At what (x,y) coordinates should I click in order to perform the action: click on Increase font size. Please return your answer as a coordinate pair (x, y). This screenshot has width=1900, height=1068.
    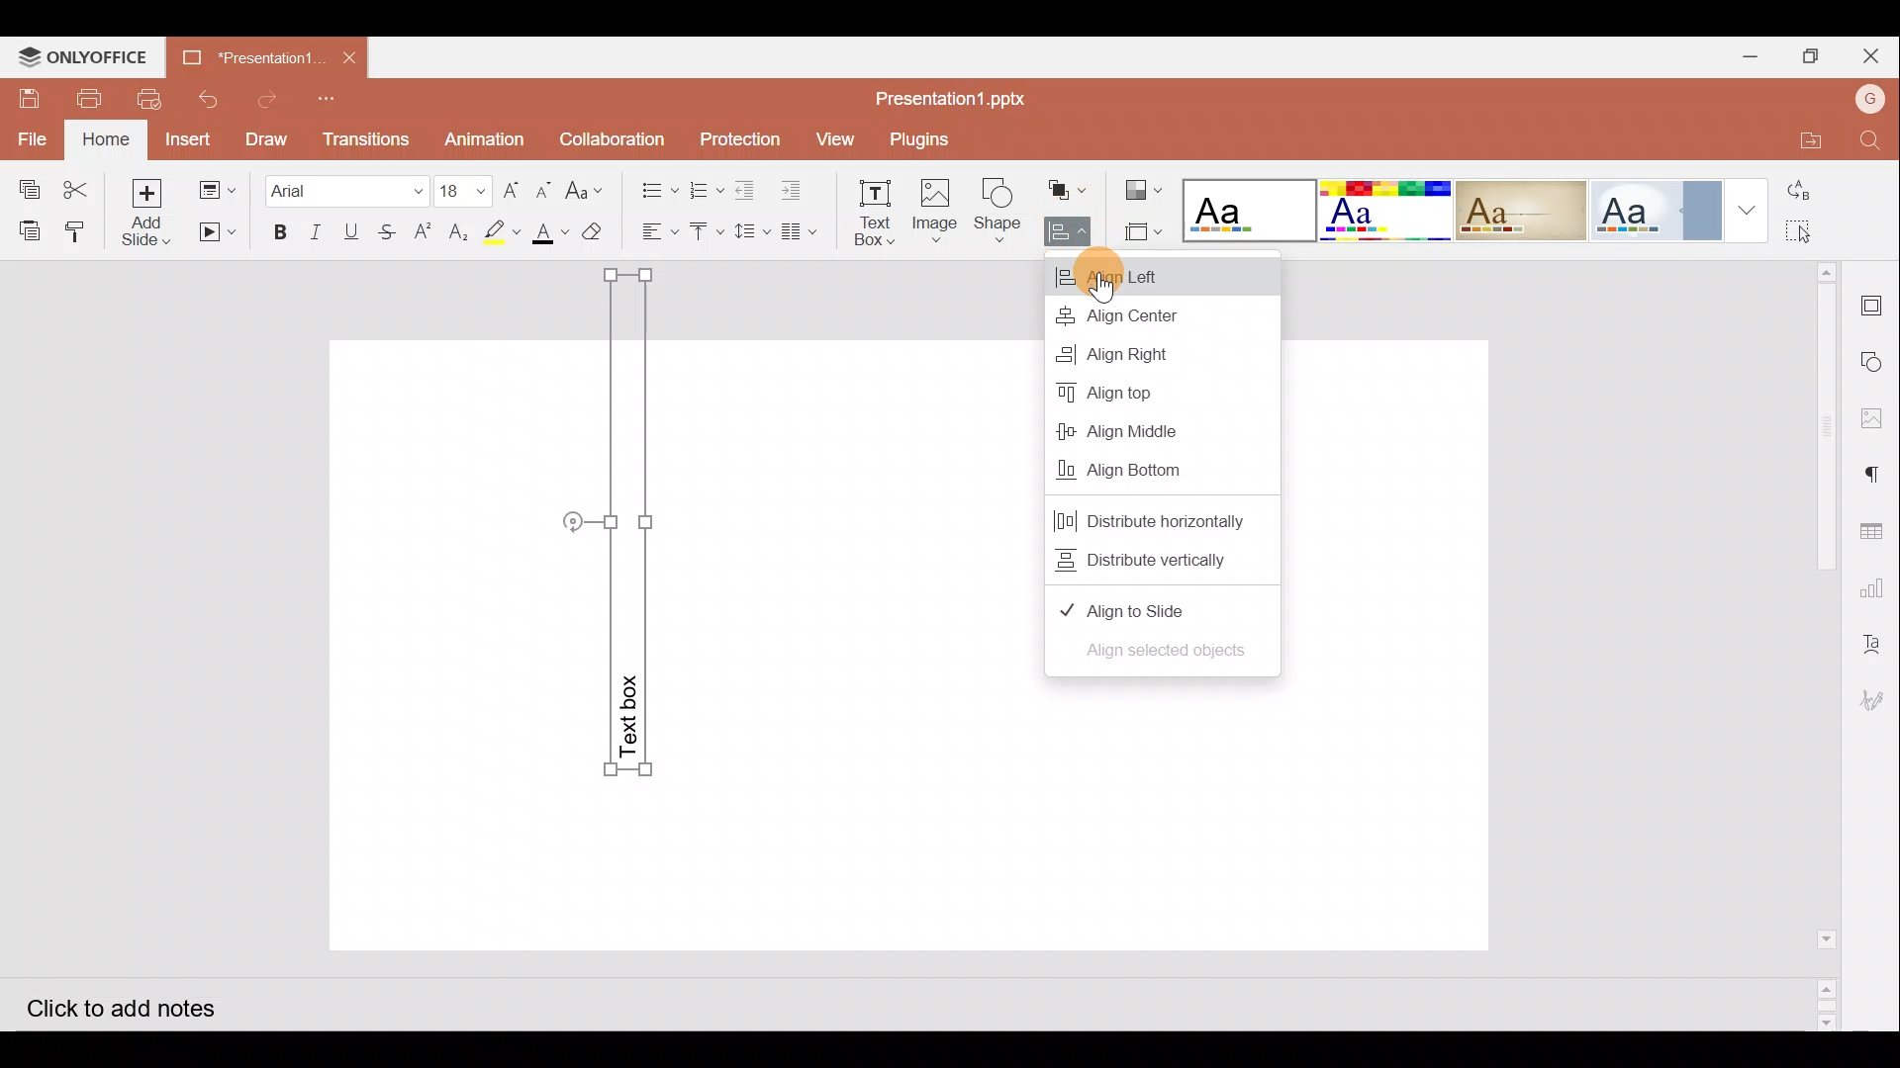
    Looking at the image, I should click on (514, 188).